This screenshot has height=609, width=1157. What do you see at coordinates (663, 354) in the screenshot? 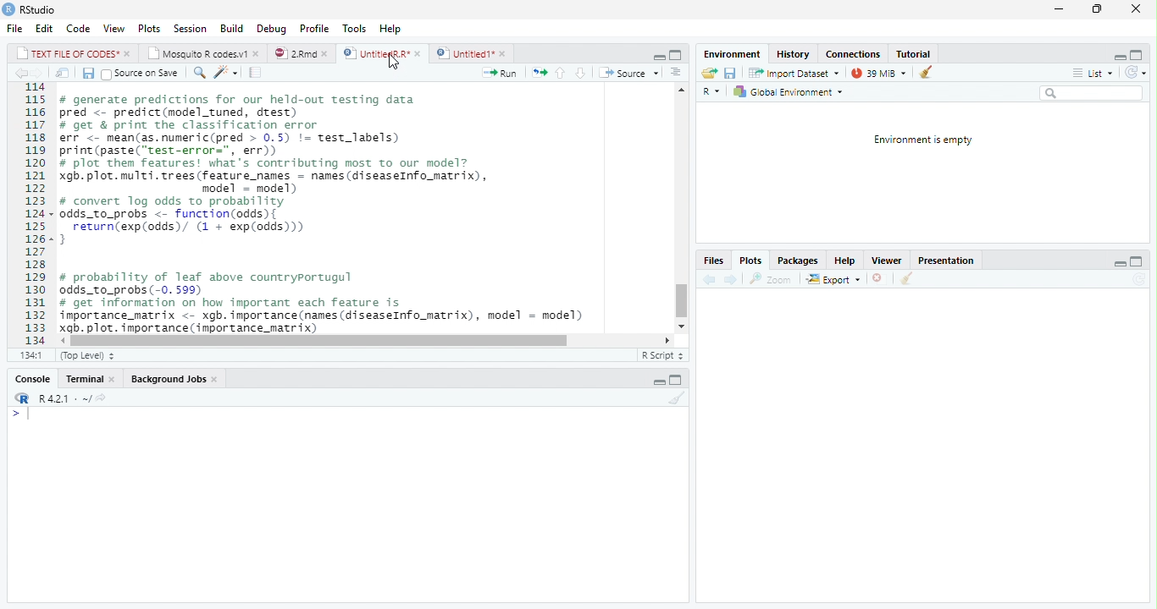
I see `R Script` at bounding box center [663, 354].